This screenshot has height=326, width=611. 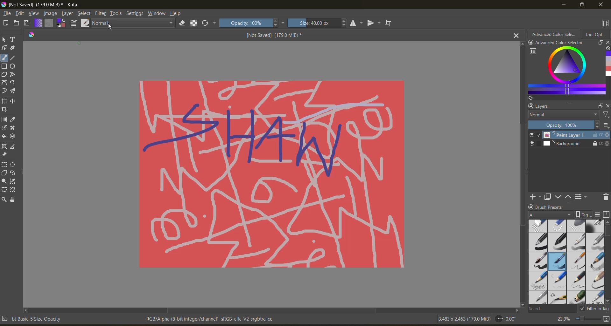 What do you see at coordinates (4, 74) in the screenshot?
I see `polygon tool` at bounding box center [4, 74].